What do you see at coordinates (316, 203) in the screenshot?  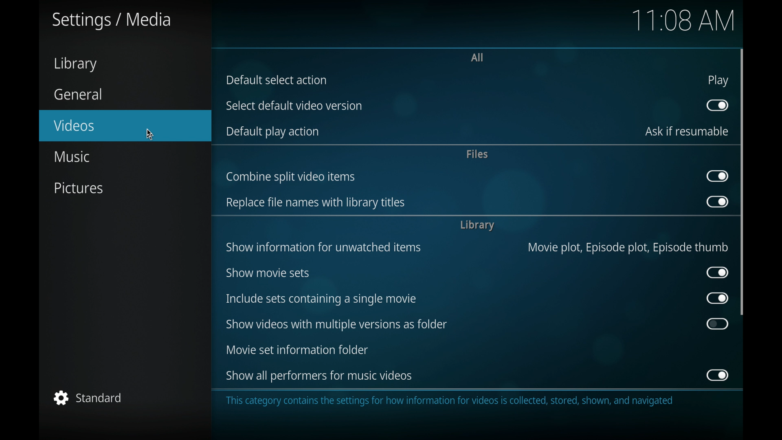 I see `replace file names with library titles` at bounding box center [316, 203].